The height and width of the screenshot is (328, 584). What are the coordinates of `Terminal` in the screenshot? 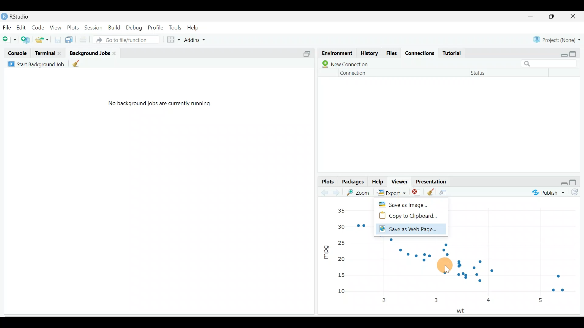 It's located at (44, 53).